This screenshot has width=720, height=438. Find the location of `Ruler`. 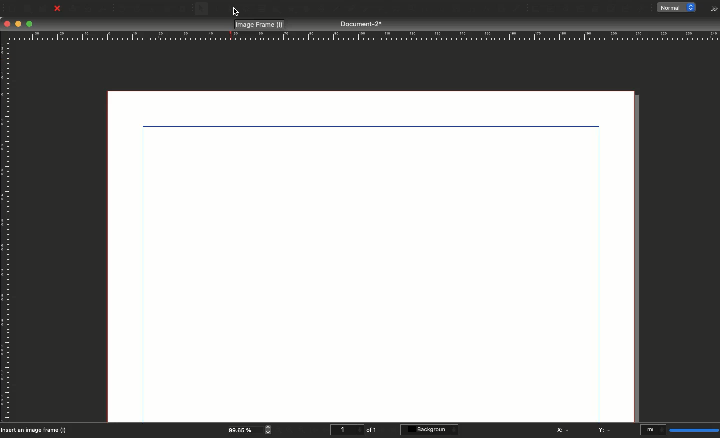

Ruler is located at coordinates (6, 232).